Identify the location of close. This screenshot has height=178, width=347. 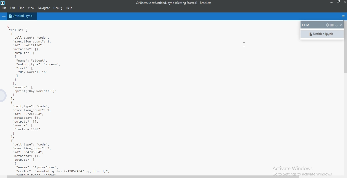
(341, 25).